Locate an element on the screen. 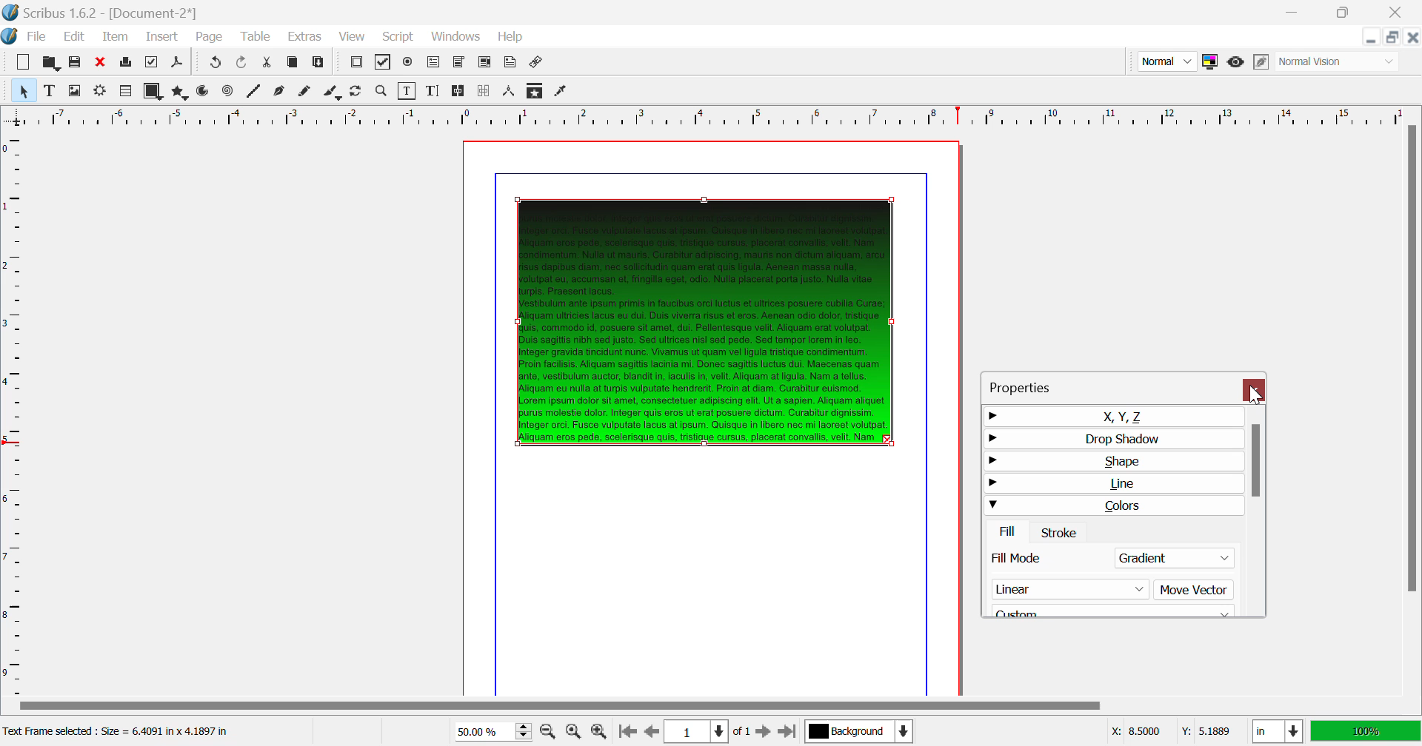 Image resolution: width=1422 pixels, height=746 pixels. Edit Contents of Frame is located at coordinates (408, 91).